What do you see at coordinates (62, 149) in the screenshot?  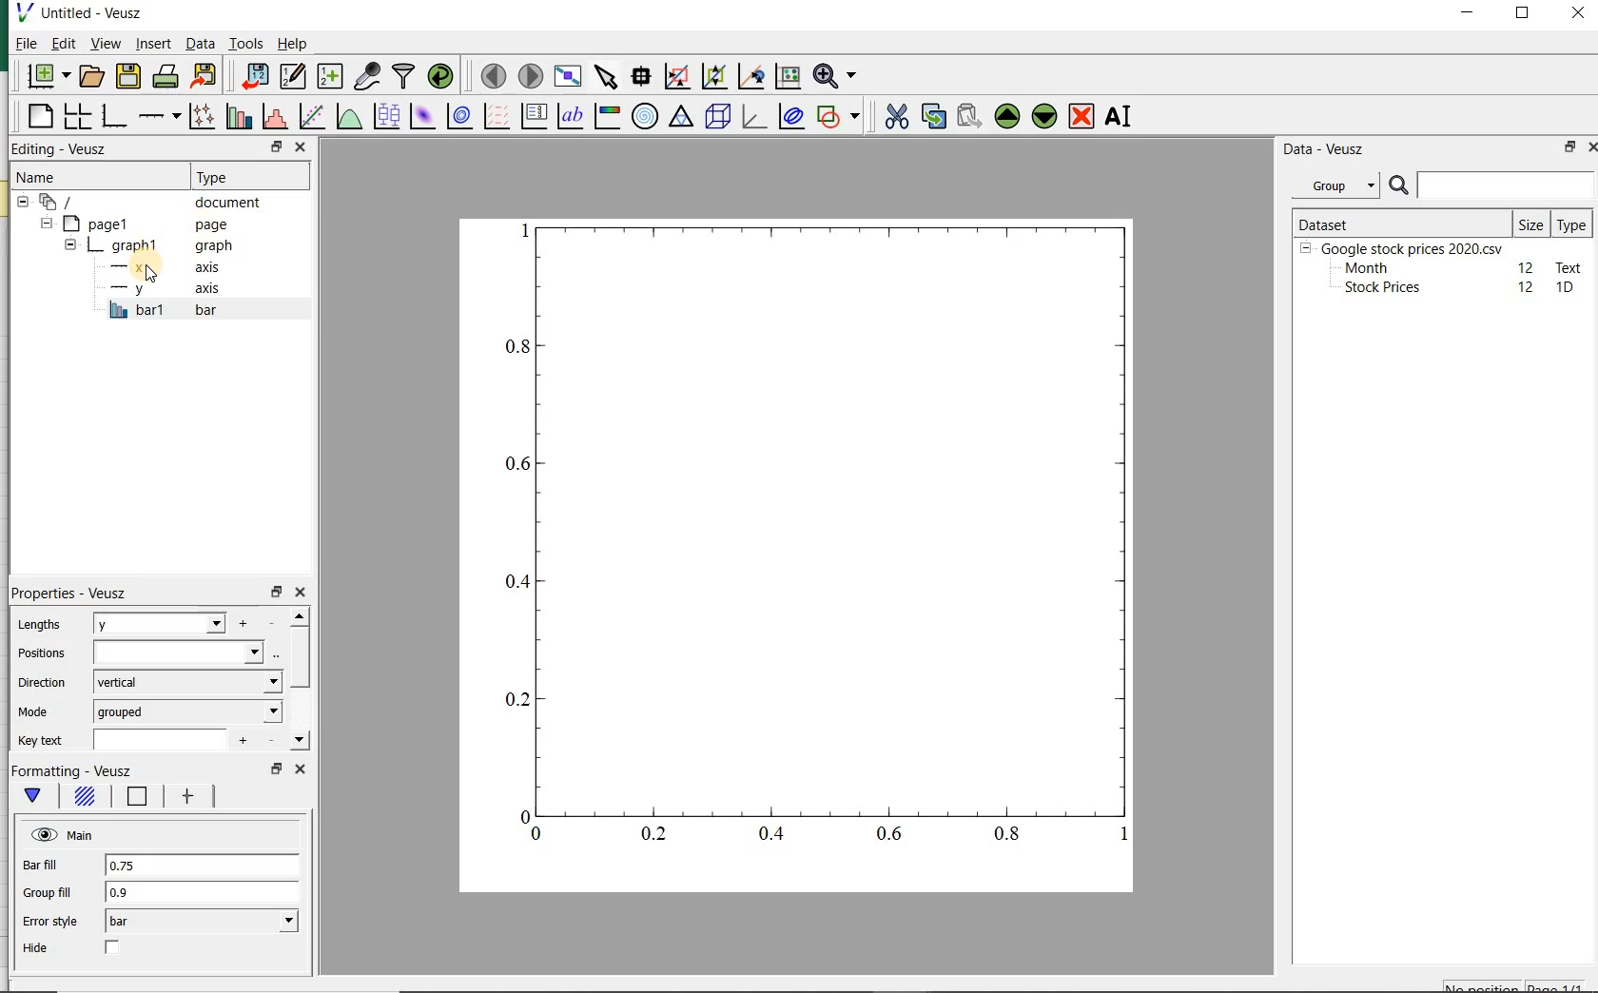 I see `Editing - Veusz` at bounding box center [62, 149].